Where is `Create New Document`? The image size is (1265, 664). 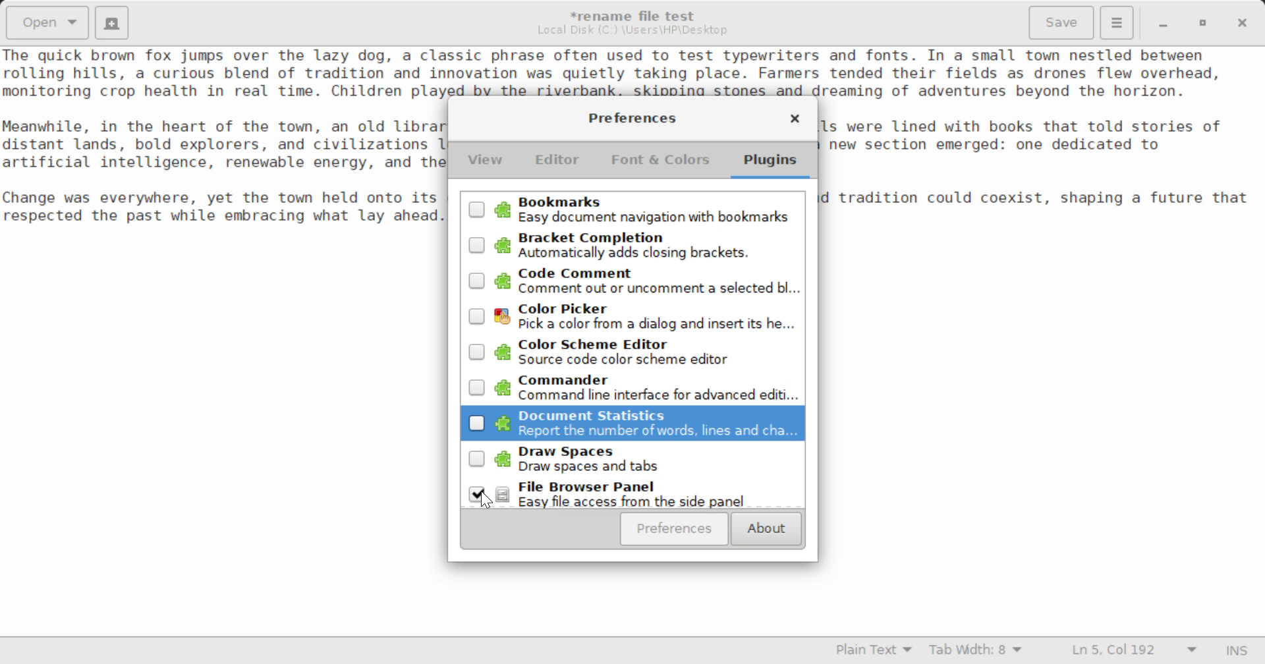
Create New Document is located at coordinates (111, 21).